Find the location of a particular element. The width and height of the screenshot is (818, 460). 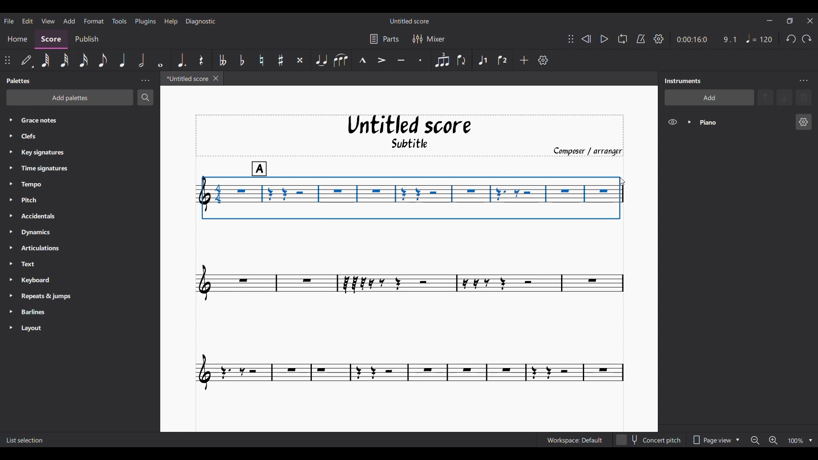

Accidentals is located at coordinates (51, 217).